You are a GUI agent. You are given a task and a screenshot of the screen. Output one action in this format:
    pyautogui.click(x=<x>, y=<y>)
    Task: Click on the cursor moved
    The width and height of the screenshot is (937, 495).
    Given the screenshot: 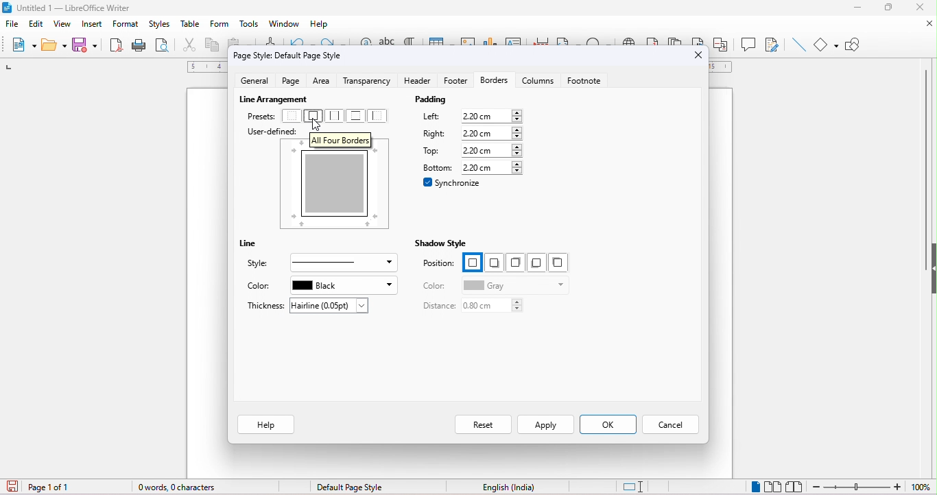 What is the action you would take?
    pyautogui.click(x=316, y=125)
    